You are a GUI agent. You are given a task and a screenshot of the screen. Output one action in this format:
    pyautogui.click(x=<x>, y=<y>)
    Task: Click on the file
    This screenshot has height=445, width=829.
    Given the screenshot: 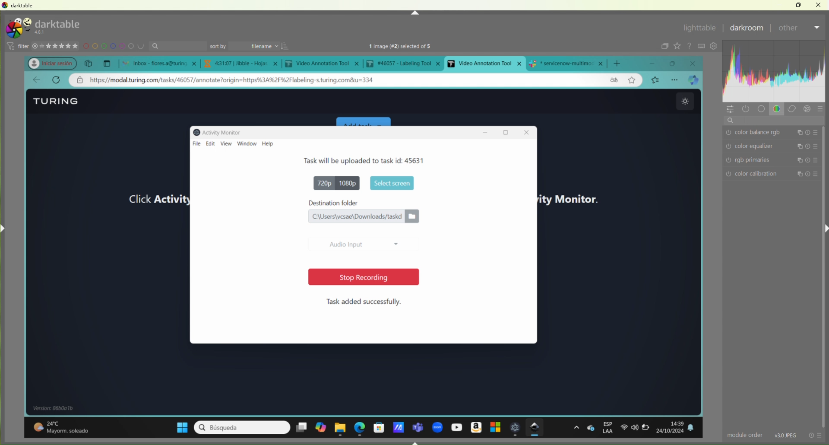 What is the action you would take?
    pyautogui.click(x=194, y=143)
    